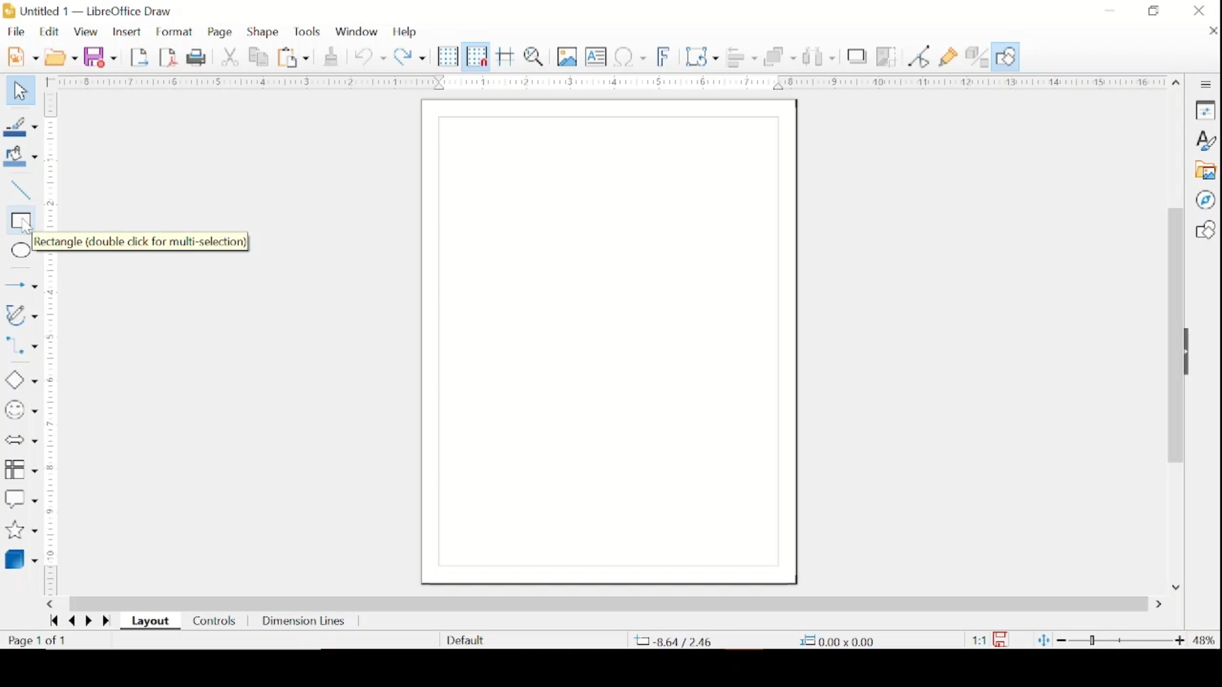 The height and width of the screenshot is (687, 1222). Describe the element at coordinates (1153, 10) in the screenshot. I see `restore down` at that location.